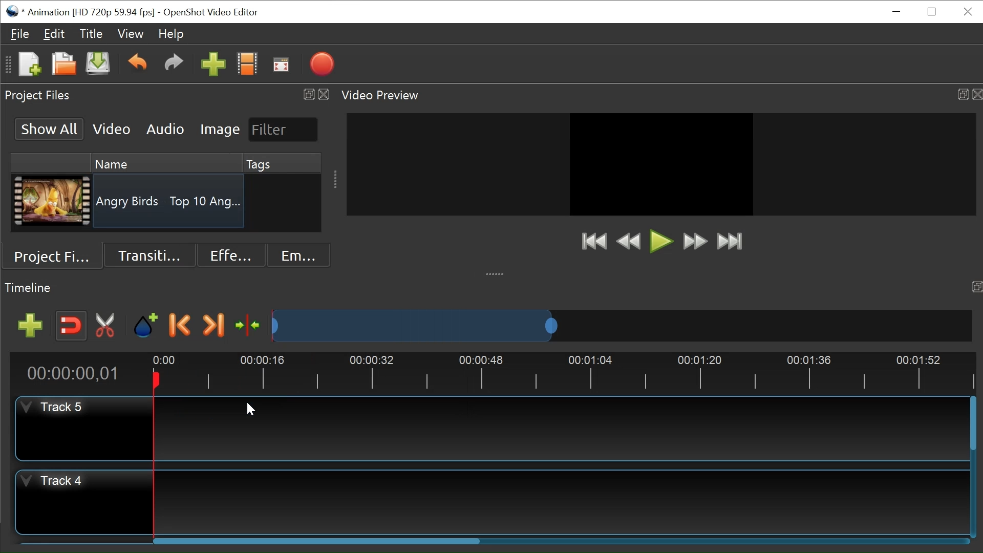  I want to click on Transition, so click(150, 255).